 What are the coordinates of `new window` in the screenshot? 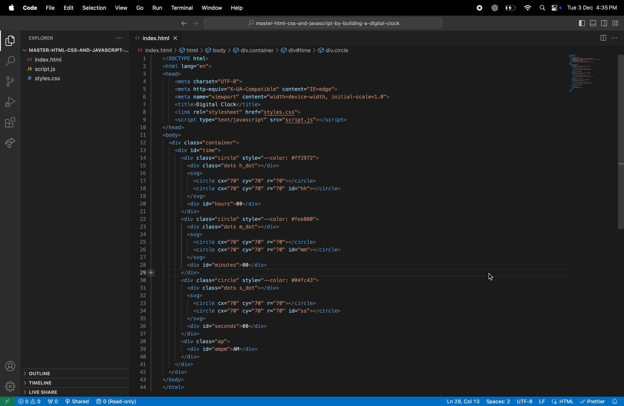 It's located at (6, 402).